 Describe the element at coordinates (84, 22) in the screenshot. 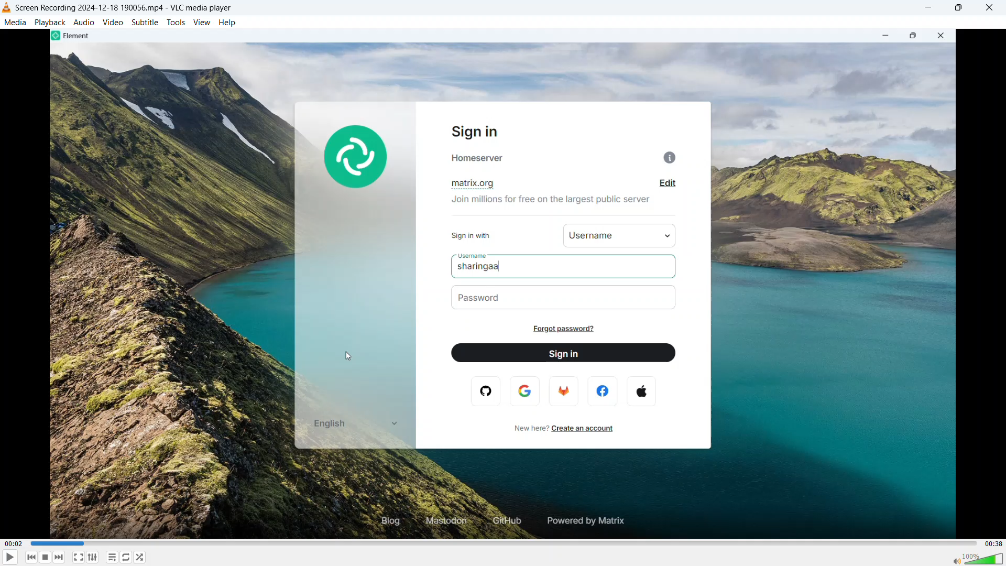

I see `Audio ` at that location.